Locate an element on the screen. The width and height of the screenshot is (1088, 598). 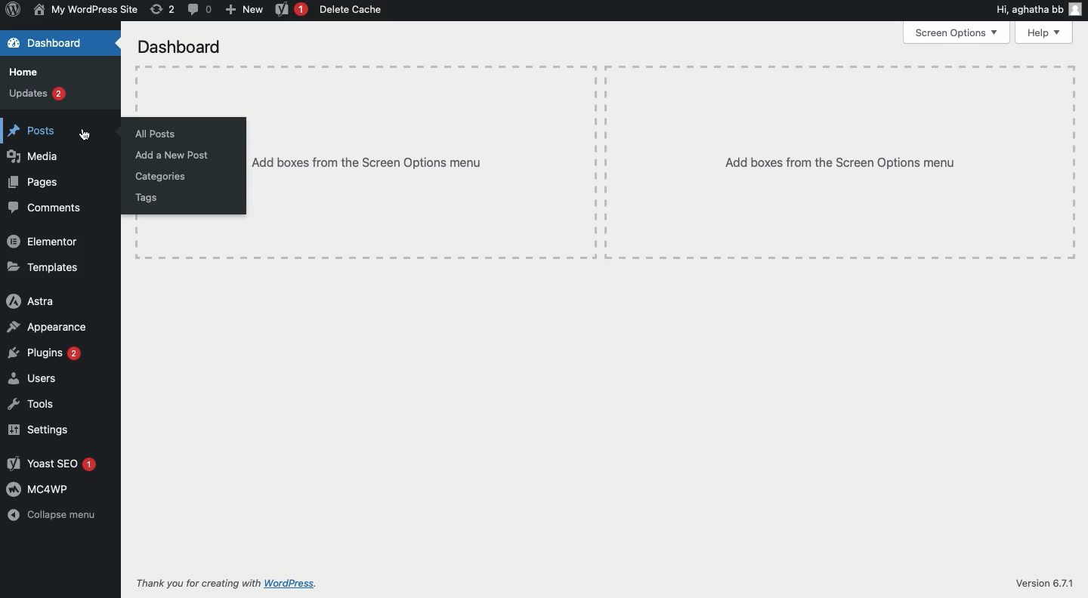
MC4WP is located at coordinates (39, 489).